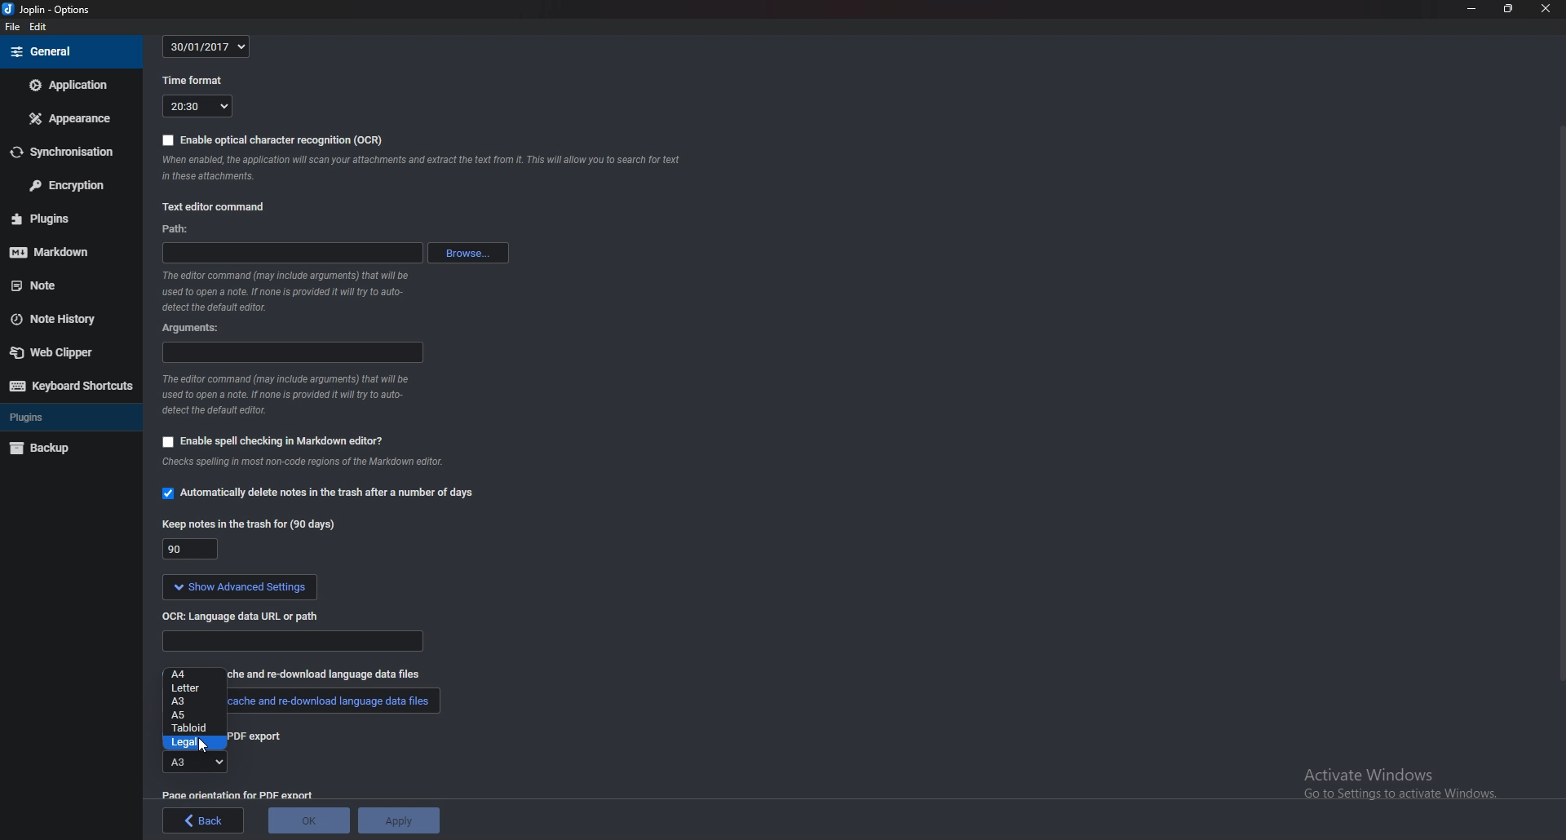 This screenshot has height=840, width=1566. What do you see at coordinates (192, 329) in the screenshot?
I see `Arguments` at bounding box center [192, 329].